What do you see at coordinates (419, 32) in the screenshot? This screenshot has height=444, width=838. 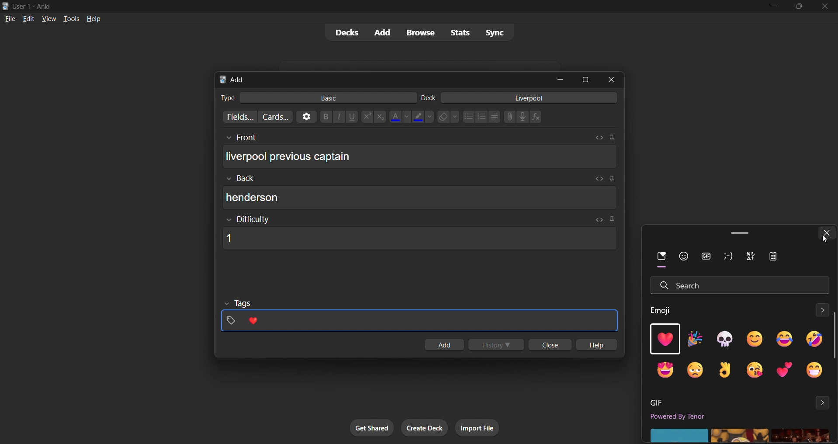 I see `browse` at bounding box center [419, 32].